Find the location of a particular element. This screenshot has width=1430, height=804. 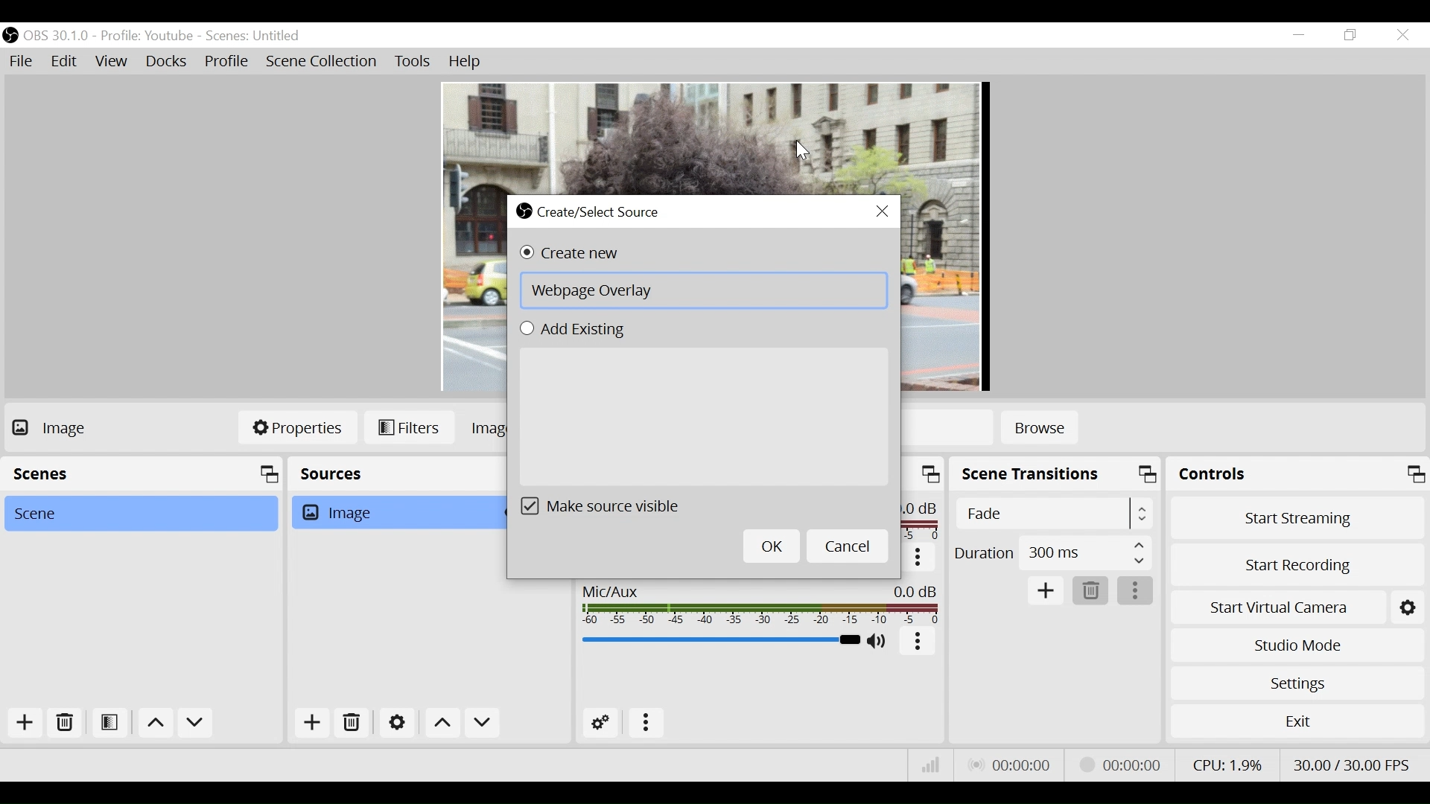

Scene Name is located at coordinates (256, 36).